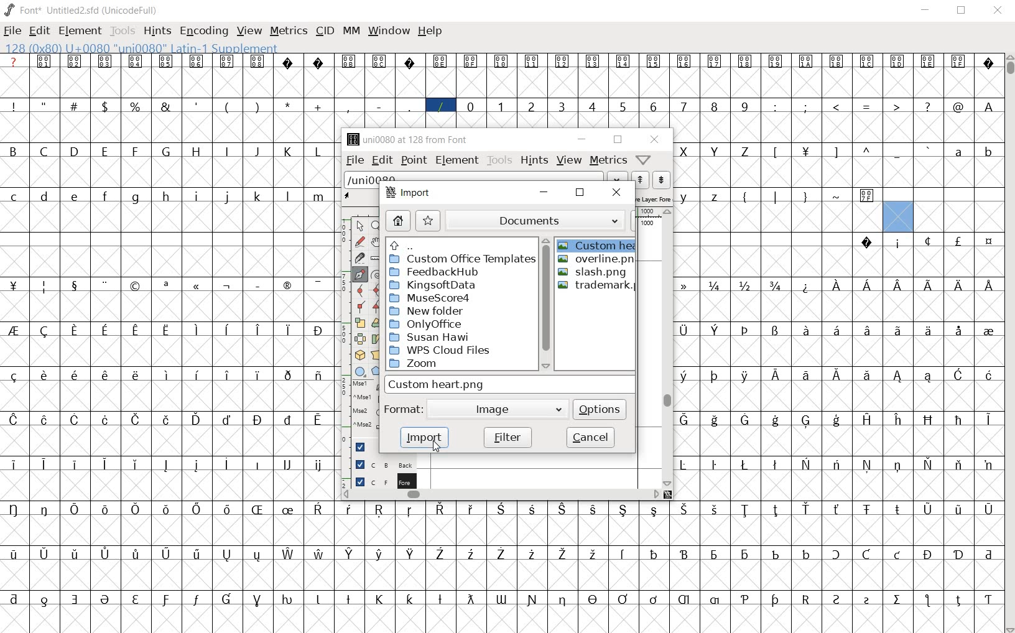 This screenshot has width=1015, height=633. What do you see at coordinates (325, 31) in the screenshot?
I see `CID` at bounding box center [325, 31].